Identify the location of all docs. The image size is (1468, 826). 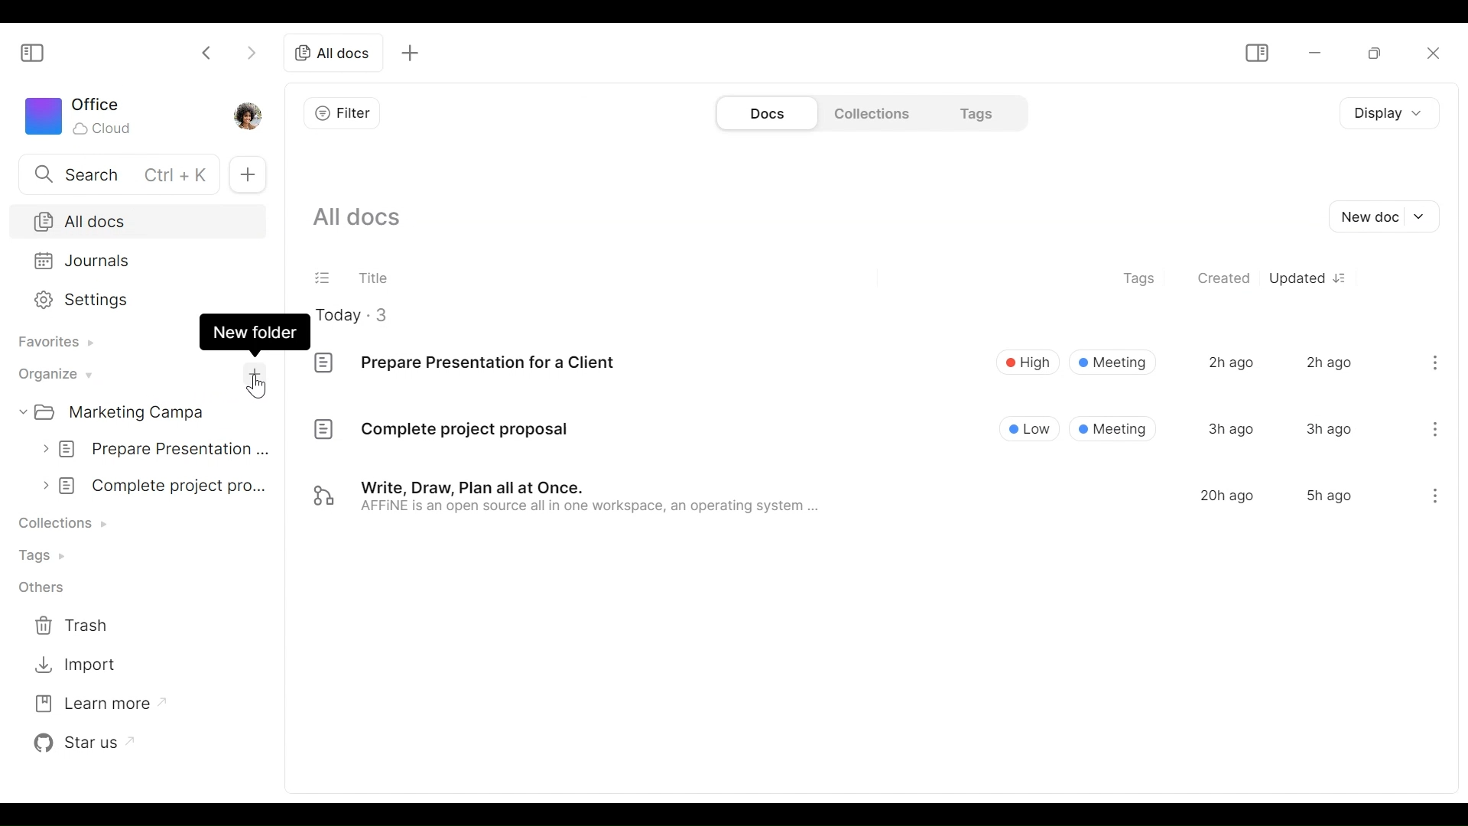
(333, 54).